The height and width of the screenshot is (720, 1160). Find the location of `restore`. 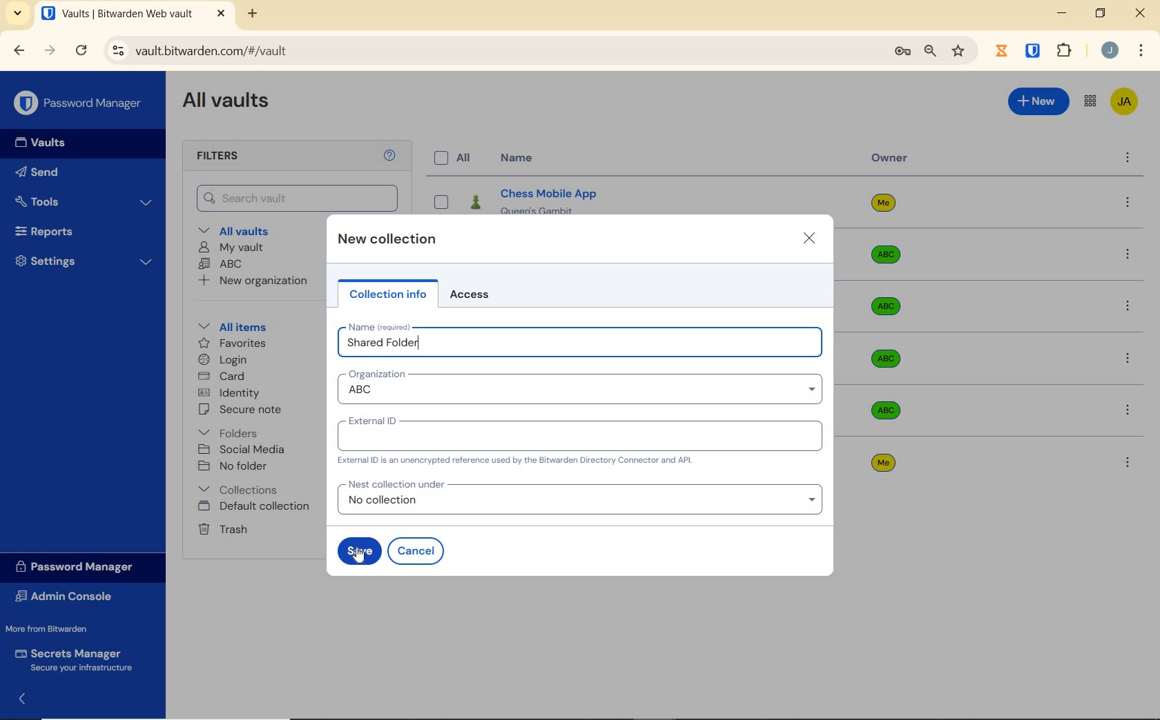

restore is located at coordinates (1101, 13).